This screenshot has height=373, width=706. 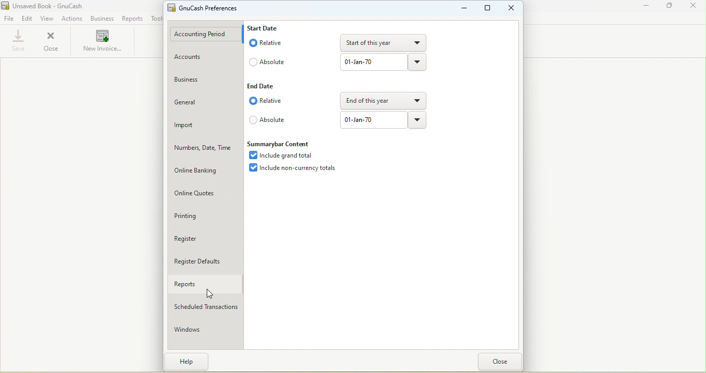 What do you see at coordinates (270, 121) in the screenshot?
I see `Absolute` at bounding box center [270, 121].